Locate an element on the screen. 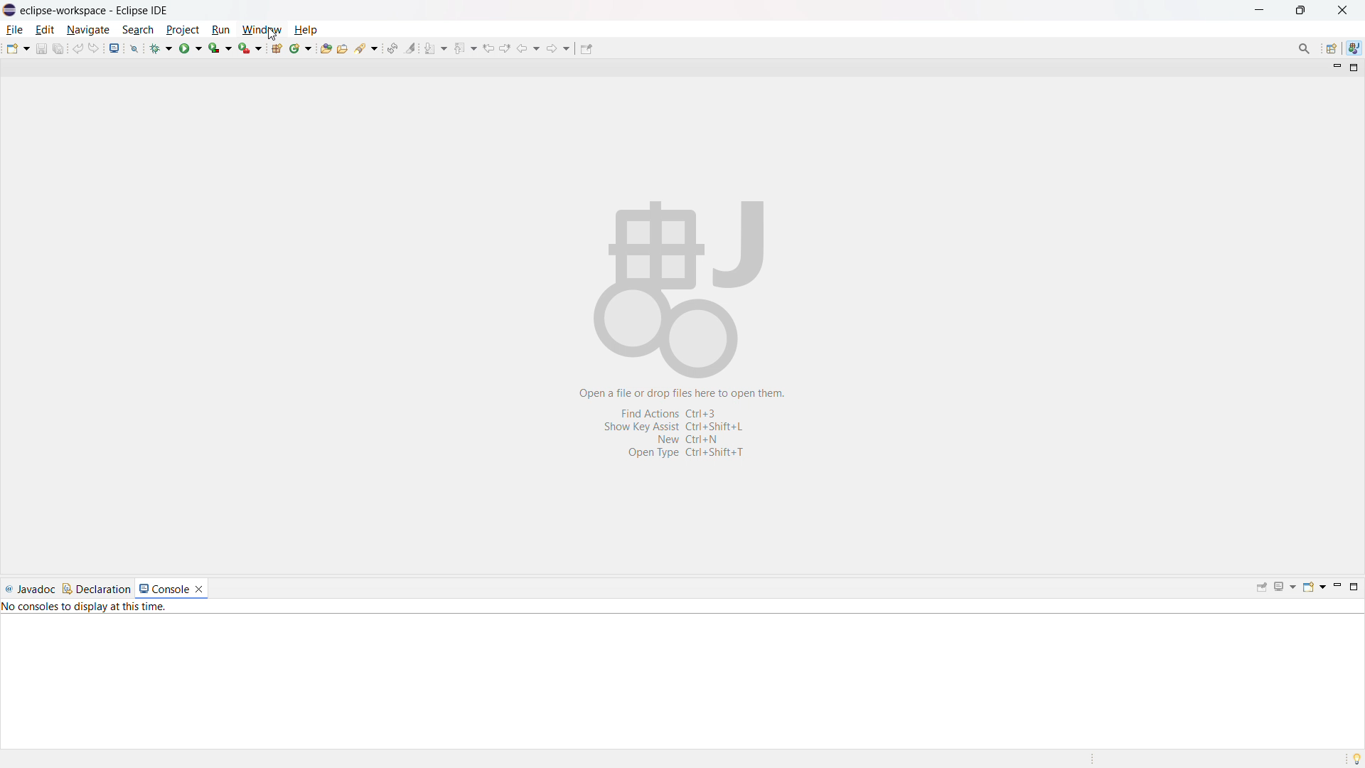  view previous location is located at coordinates (488, 48).